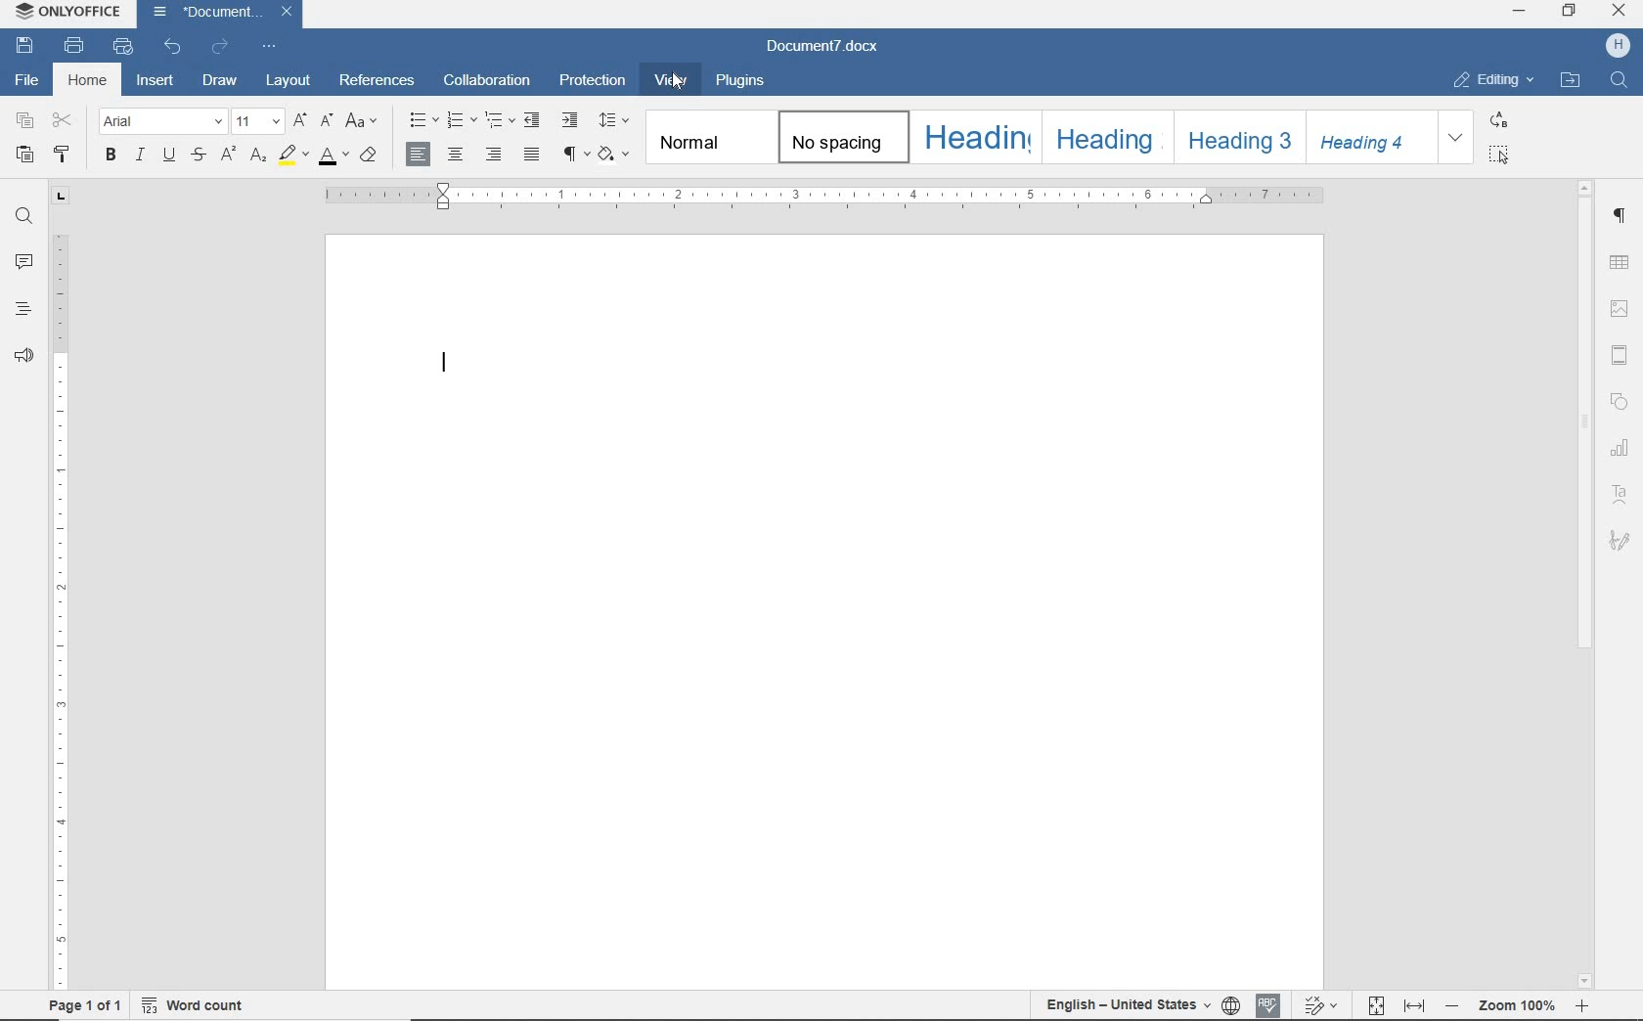  Describe the element at coordinates (24, 219) in the screenshot. I see `FIND` at that location.